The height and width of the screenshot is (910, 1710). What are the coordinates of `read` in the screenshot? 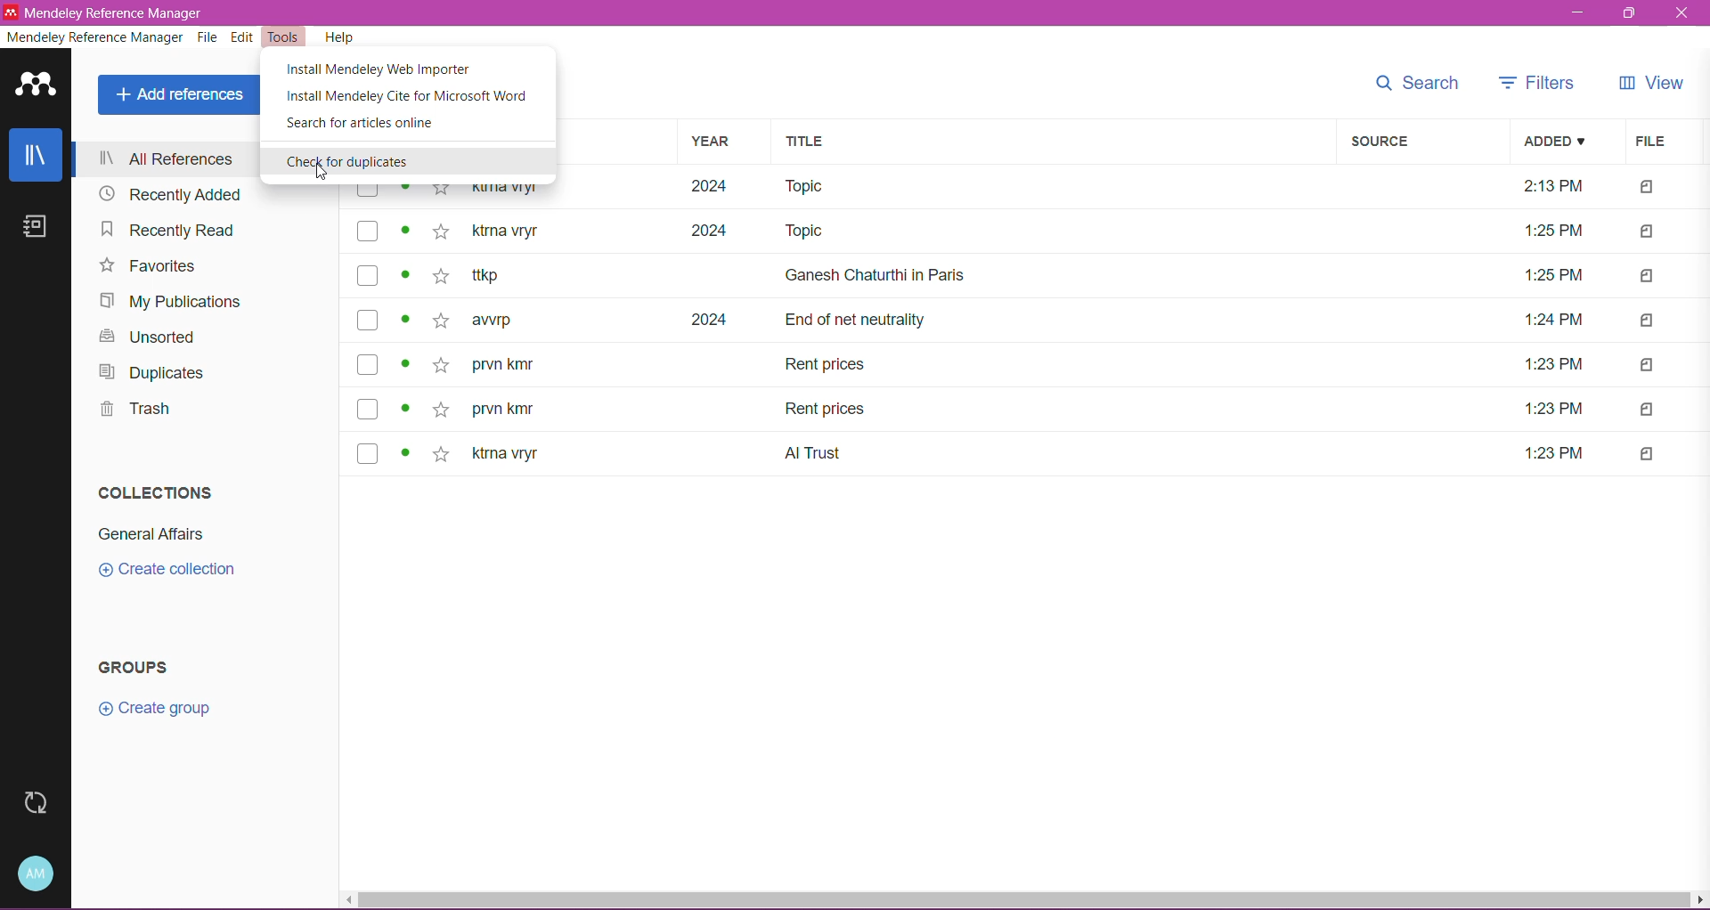 It's located at (405, 363).